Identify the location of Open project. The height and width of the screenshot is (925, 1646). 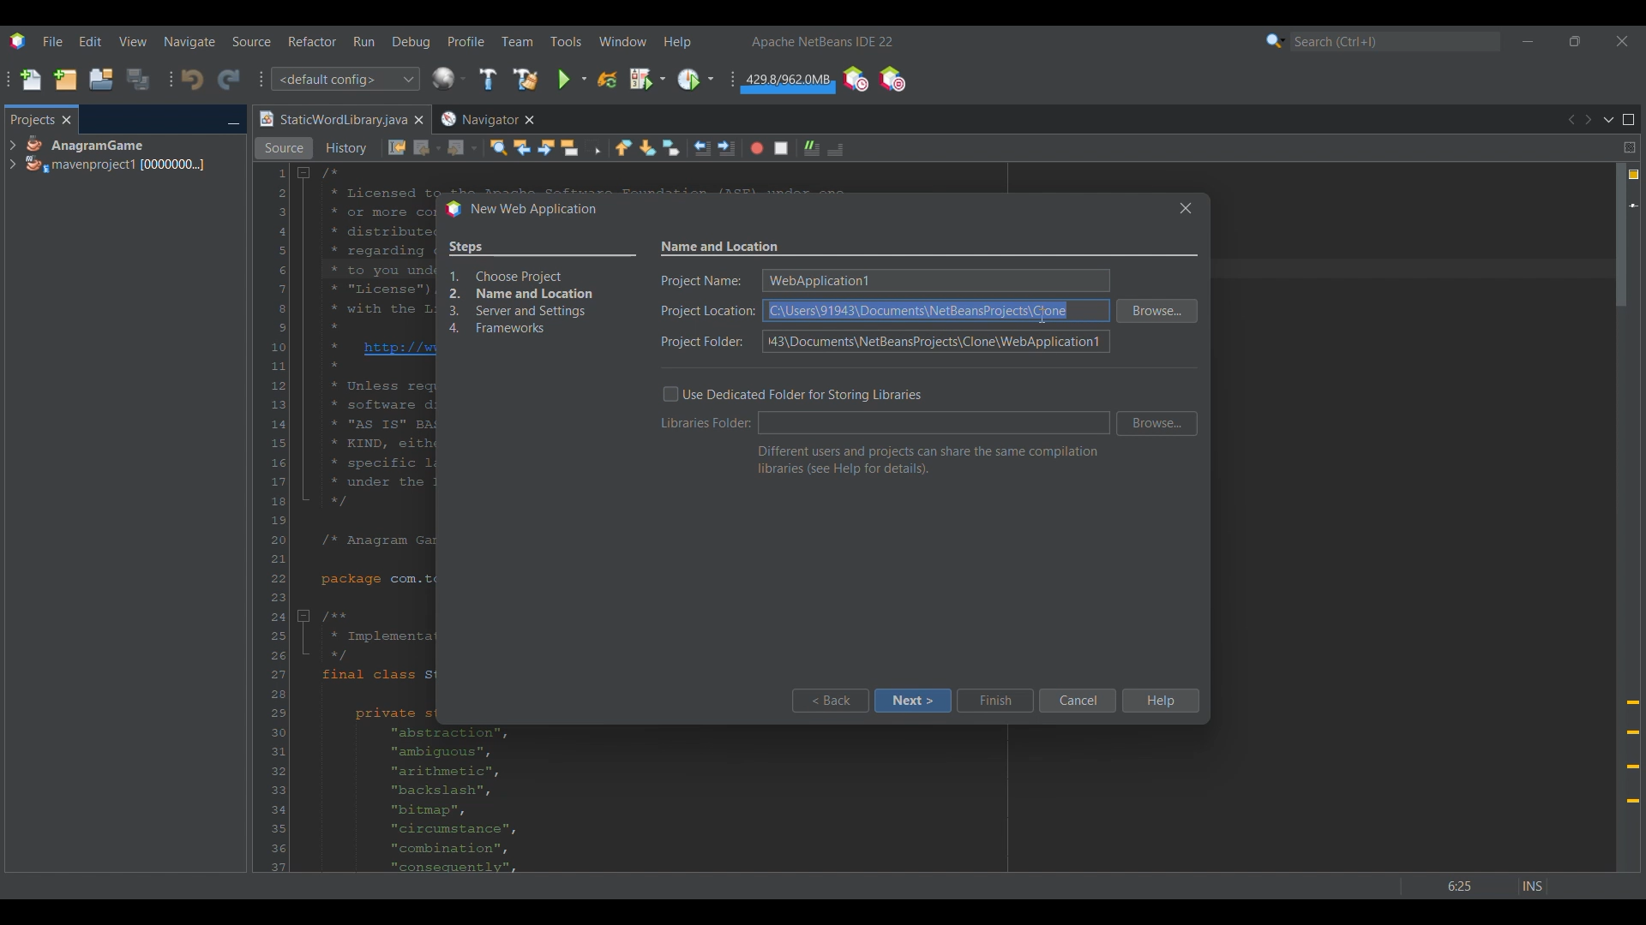
(101, 79).